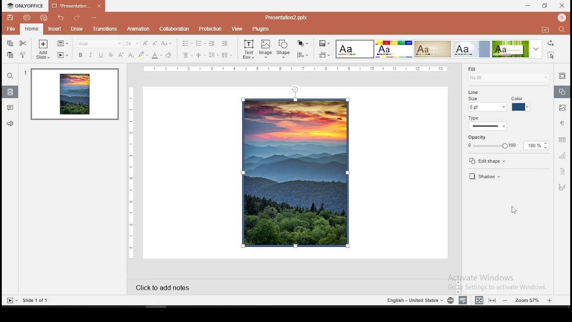 This screenshot has height=322, width=572. I want to click on slides, so click(10, 92).